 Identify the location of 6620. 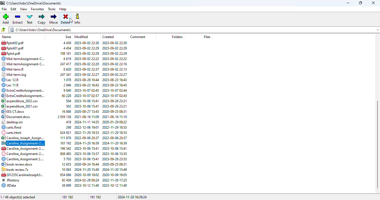
(67, 69).